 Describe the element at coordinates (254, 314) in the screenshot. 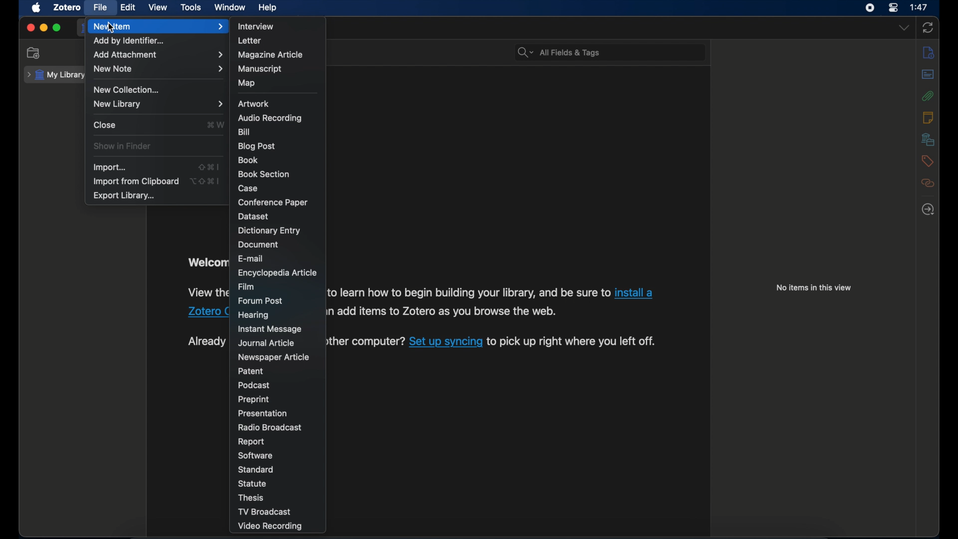

I see `hearing` at that location.